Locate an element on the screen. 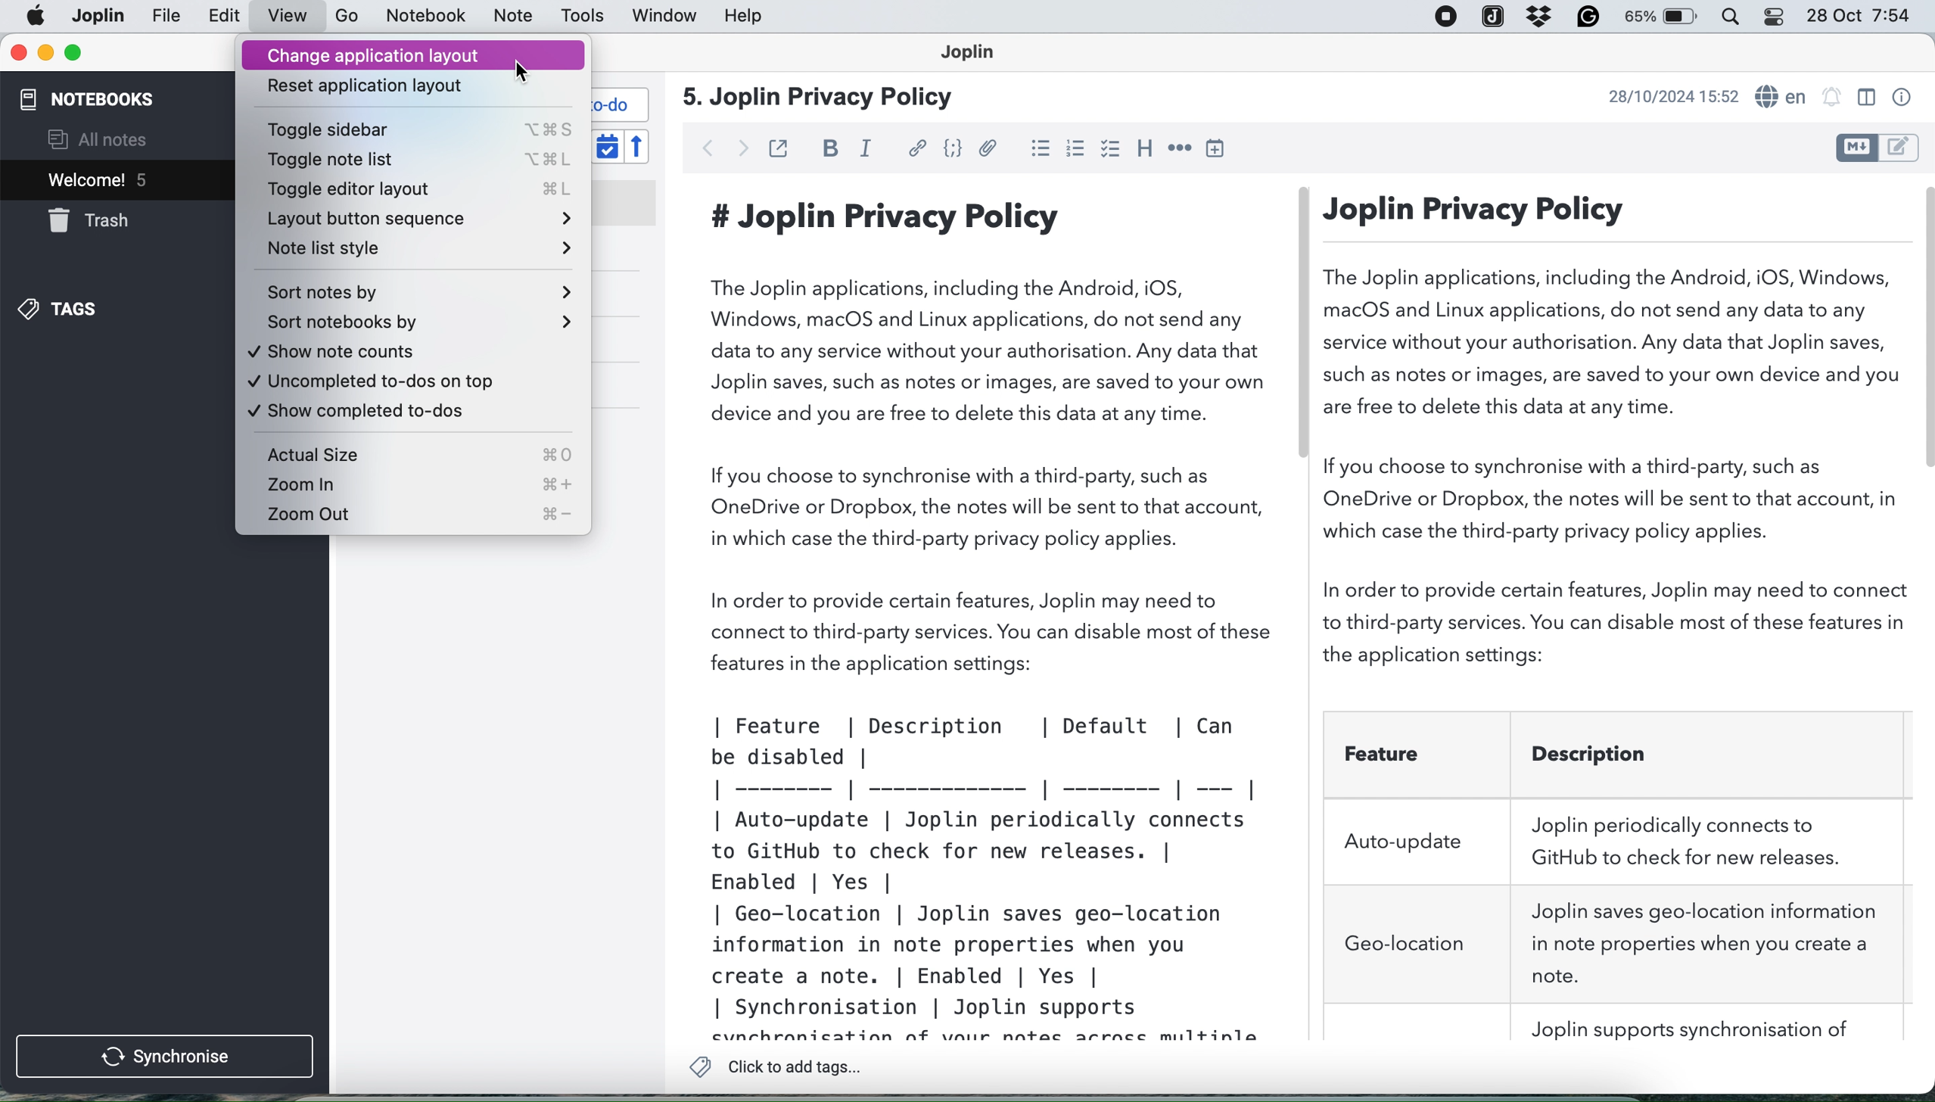 The height and width of the screenshot is (1102, 1935). hyperlink is located at coordinates (920, 149).